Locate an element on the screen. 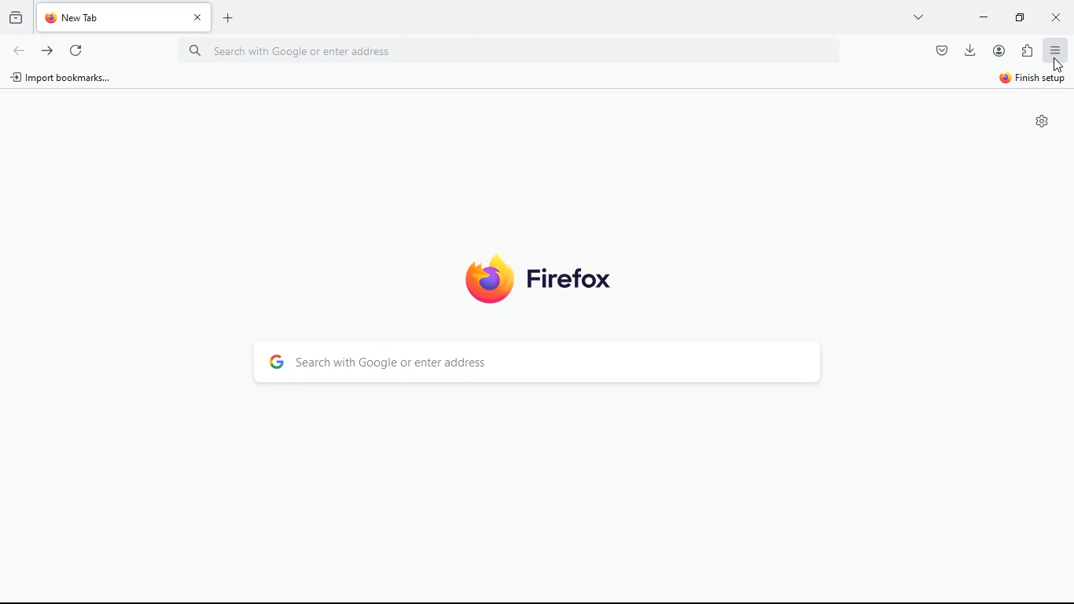  extentions is located at coordinates (1024, 51).